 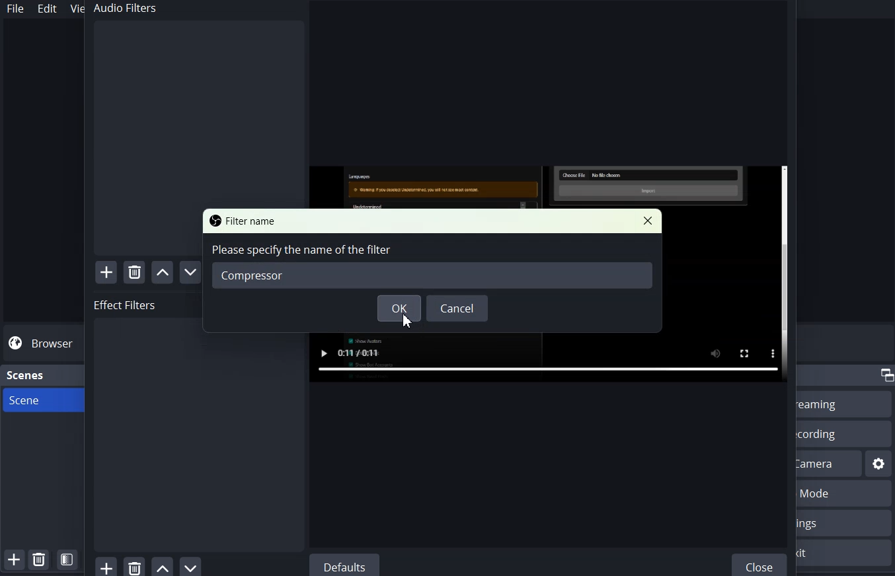 I want to click on Compressor, so click(x=432, y=275).